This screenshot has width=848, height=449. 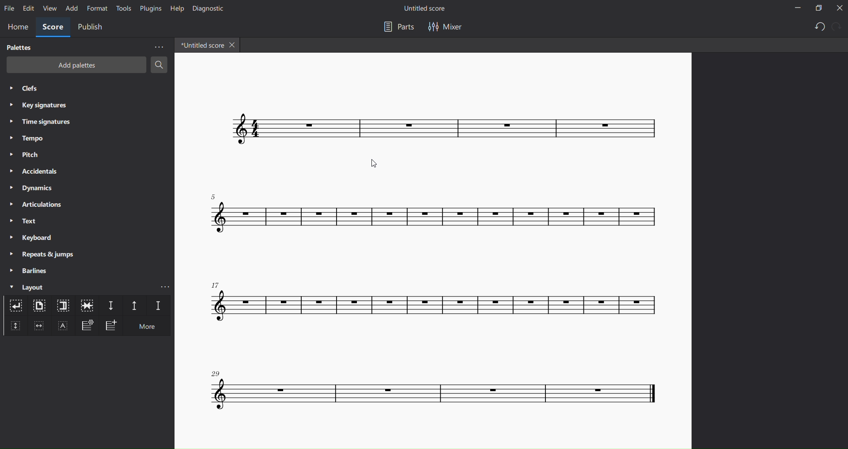 What do you see at coordinates (62, 306) in the screenshot?
I see `section break` at bounding box center [62, 306].